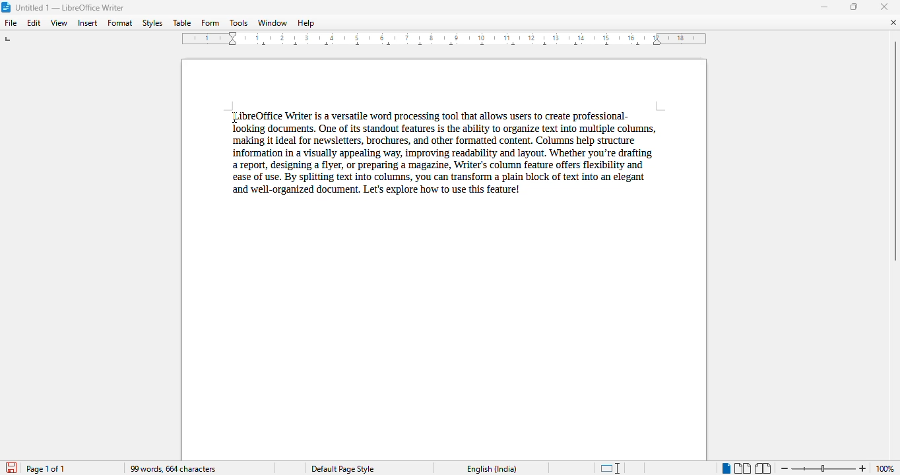  Describe the element at coordinates (210, 23) in the screenshot. I see `form` at that location.